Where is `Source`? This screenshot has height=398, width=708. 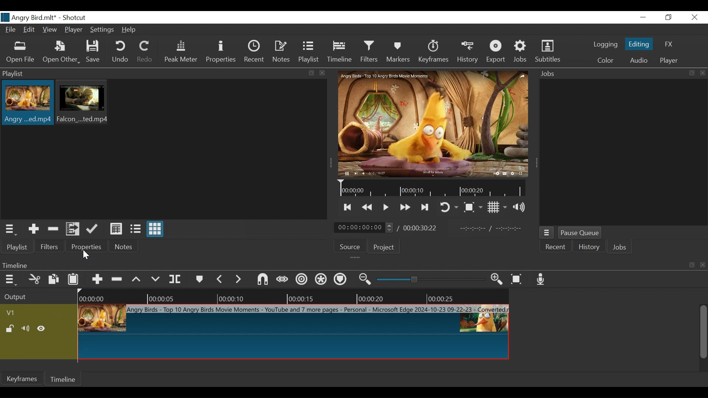
Source is located at coordinates (349, 246).